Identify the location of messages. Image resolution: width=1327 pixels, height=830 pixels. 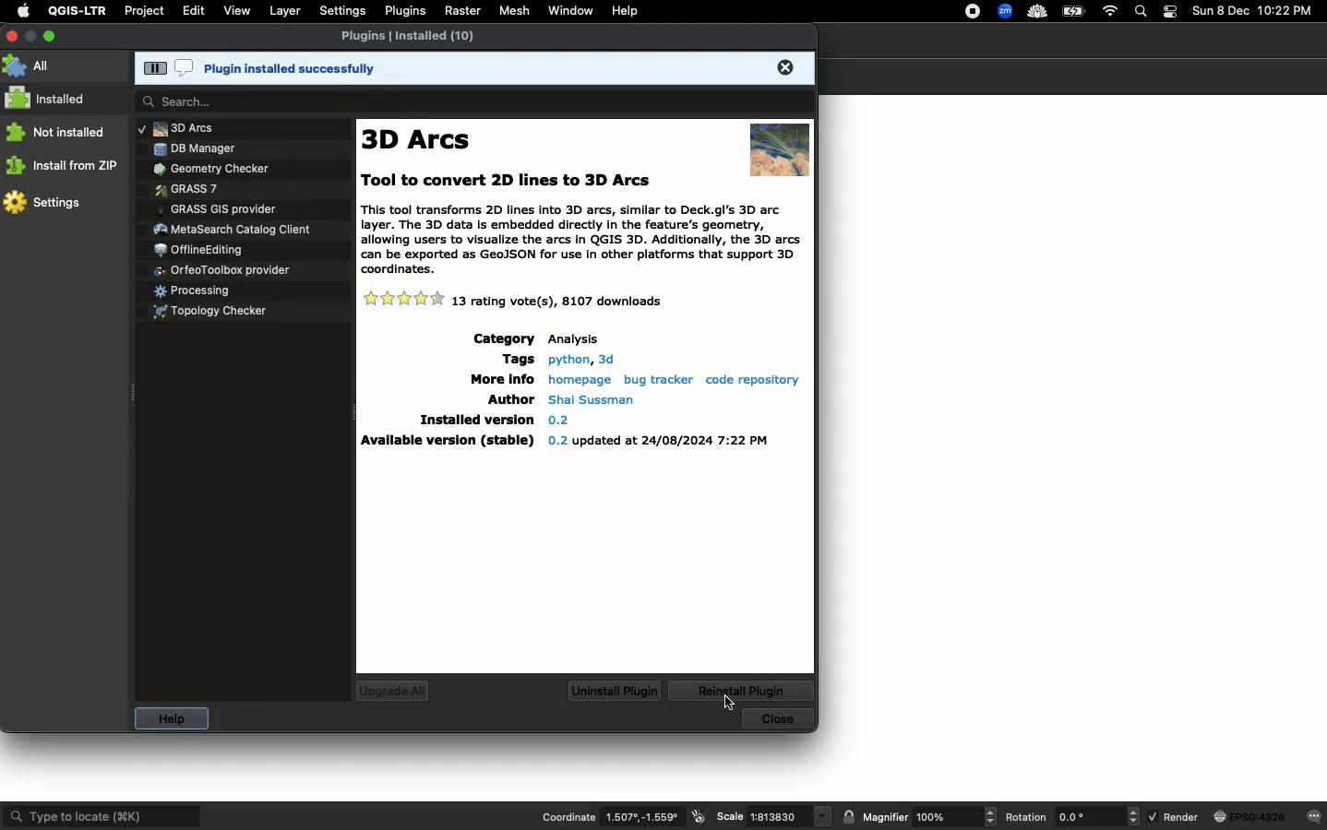
(1315, 815).